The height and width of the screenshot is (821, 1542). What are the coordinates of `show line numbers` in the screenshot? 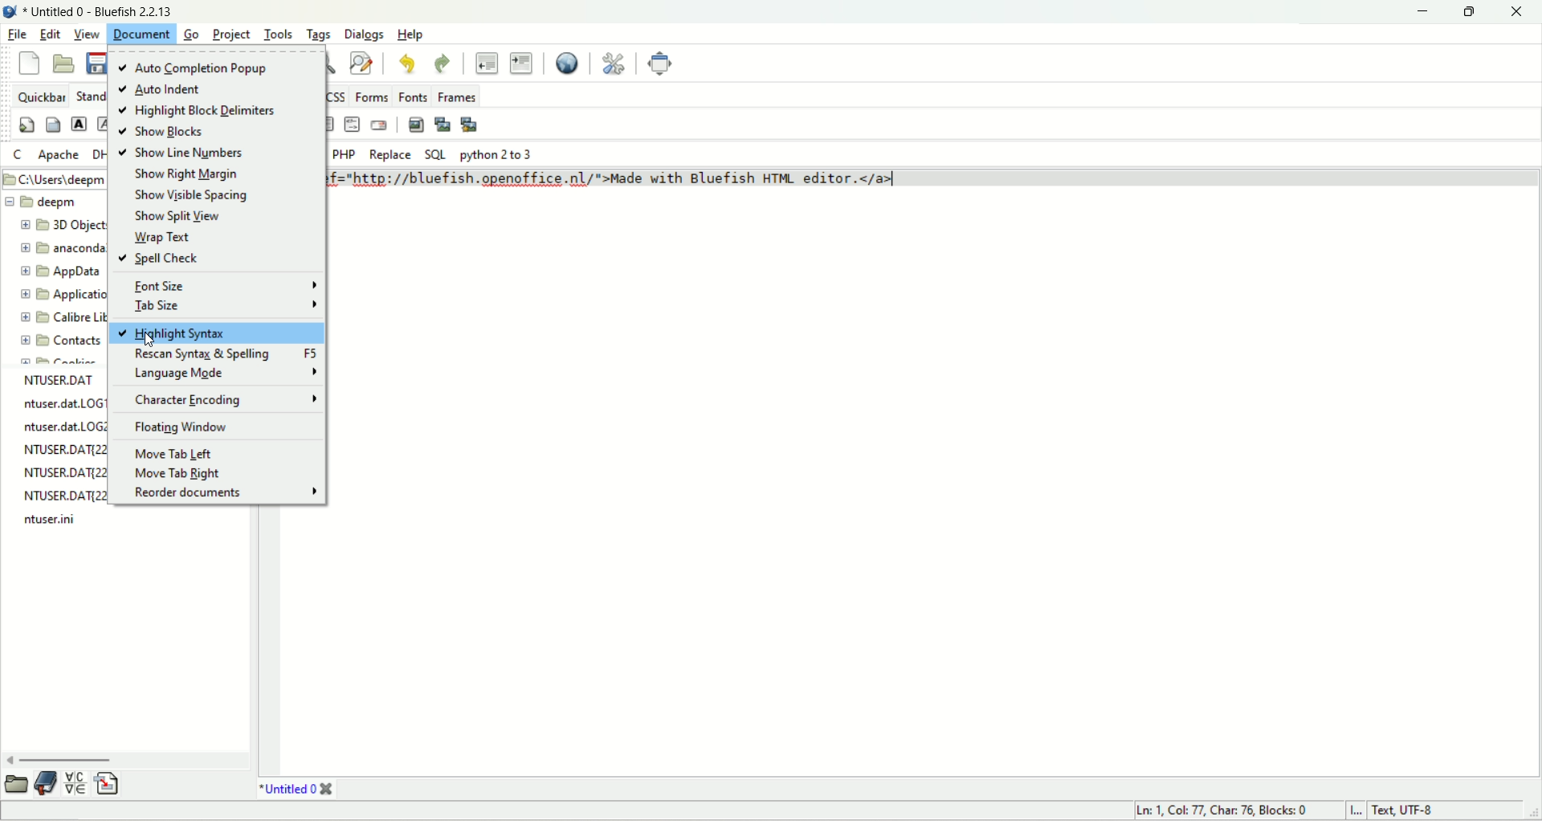 It's located at (182, 154).